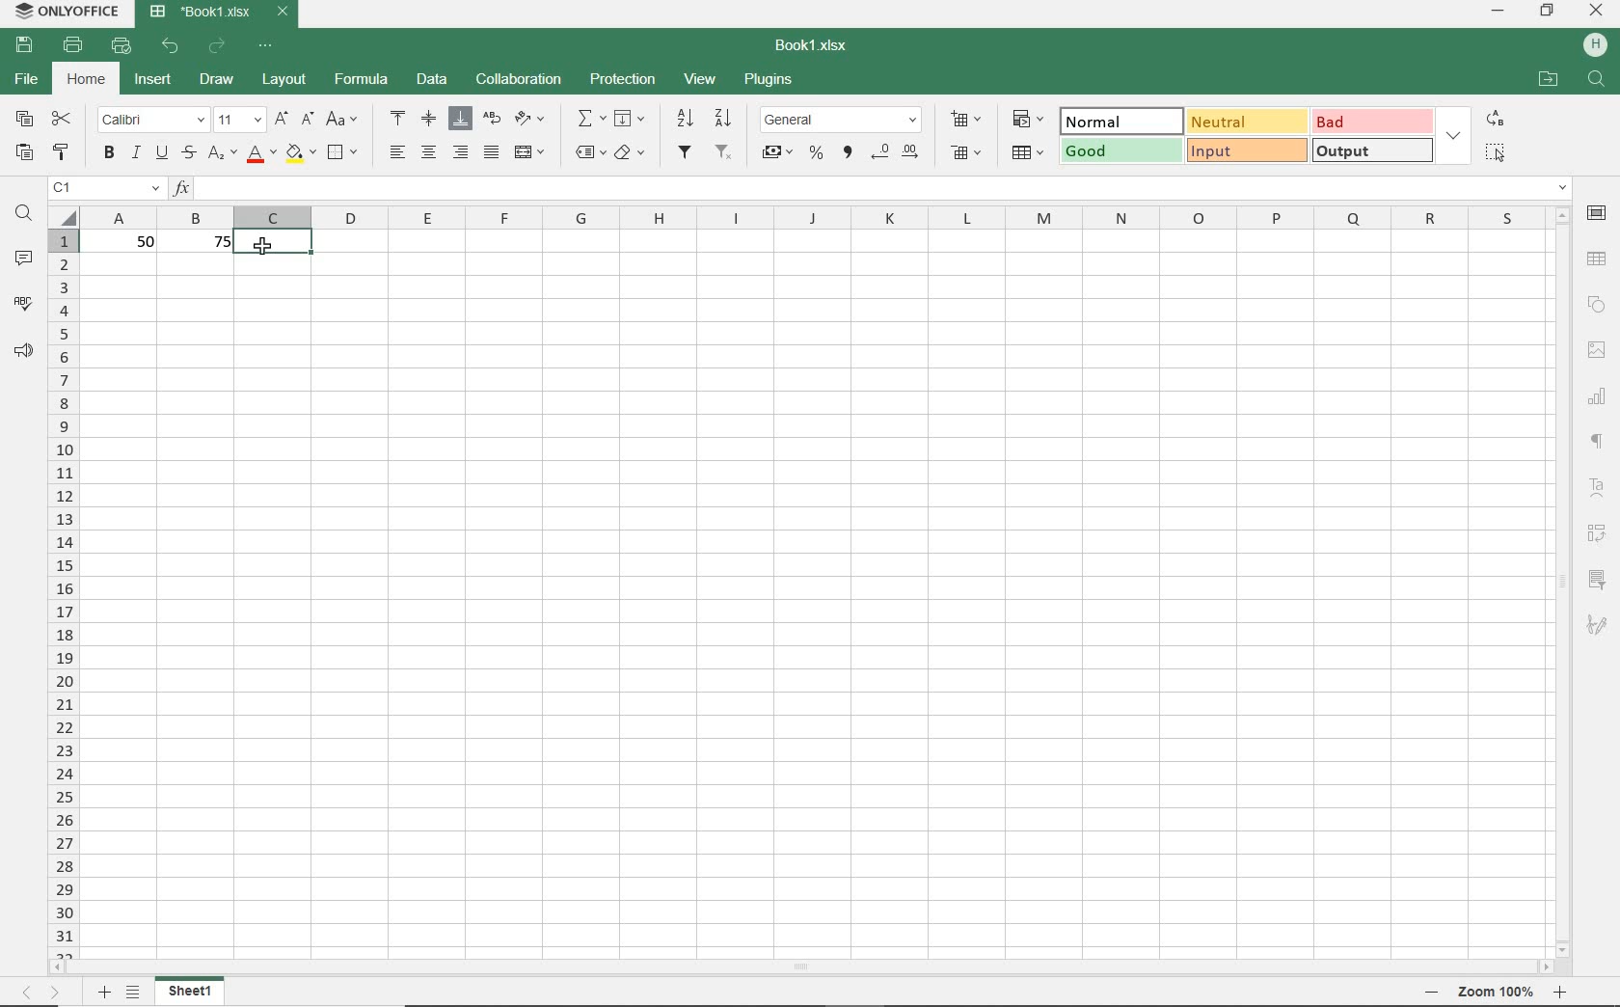 This screenshot has height=1007, width=1620. Describe the element at coordinates (1245, 134) in the screenshot. I see `Data & Model` at that location.